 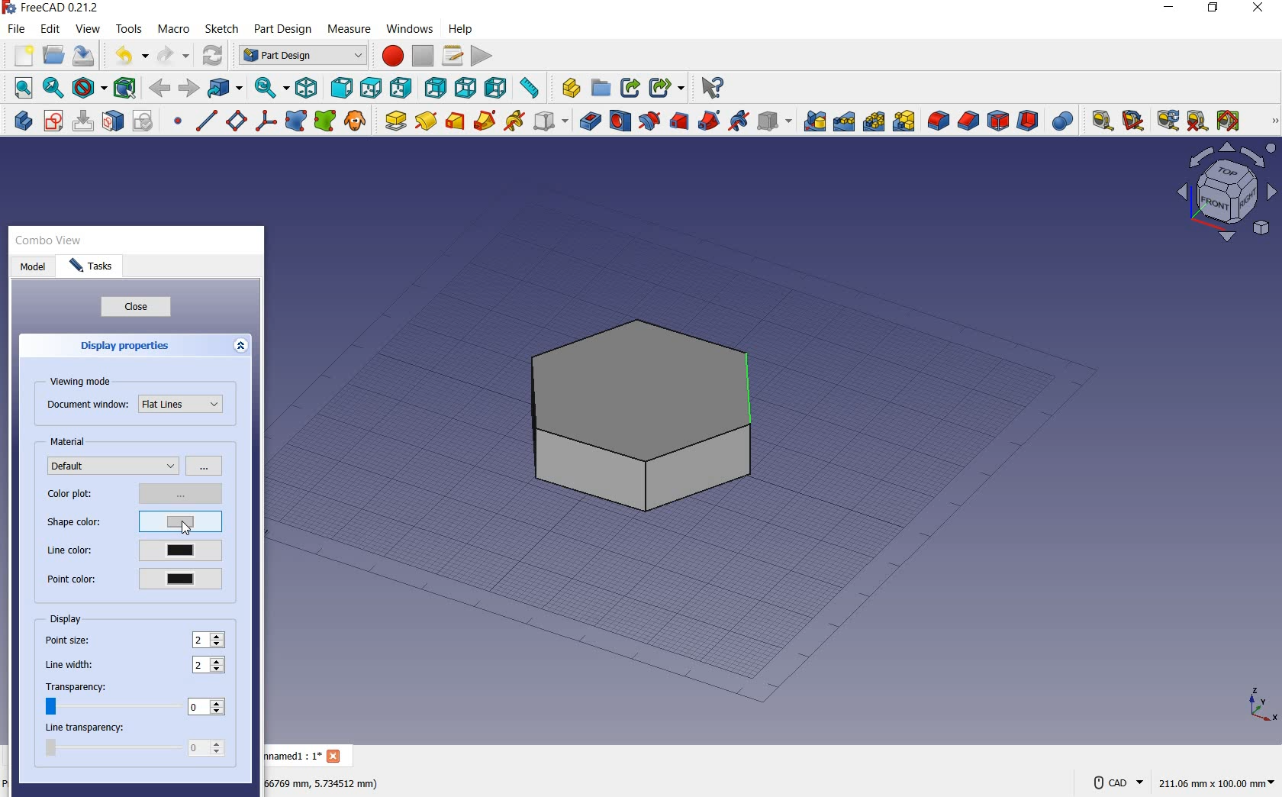 I want to click on display properties, so click(x=133, y=346).